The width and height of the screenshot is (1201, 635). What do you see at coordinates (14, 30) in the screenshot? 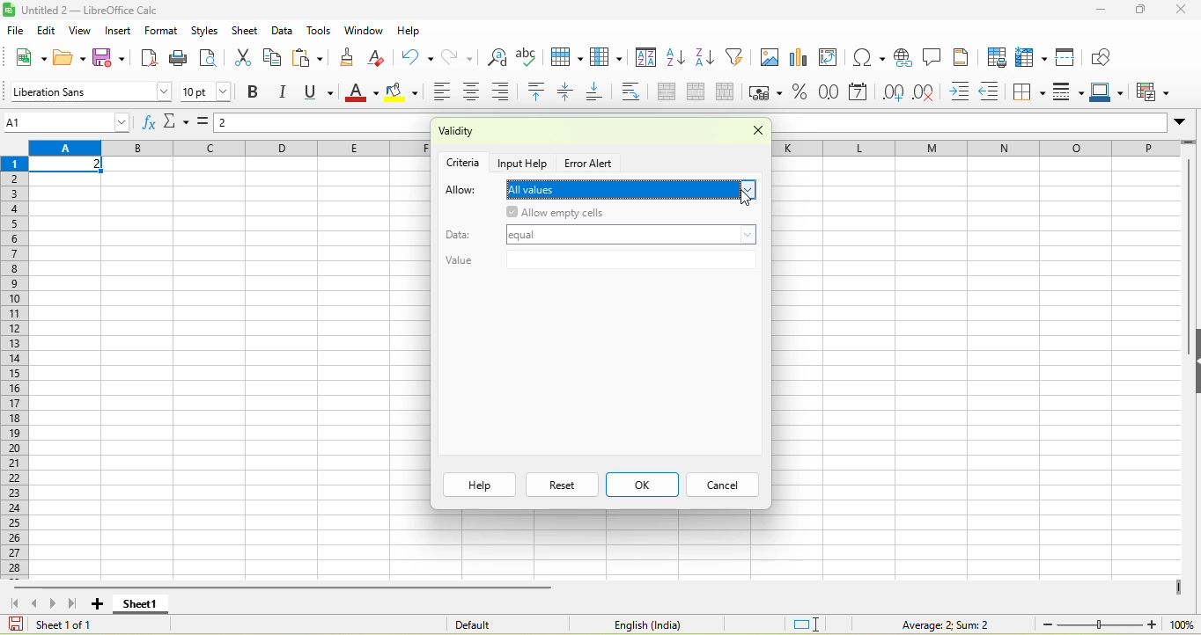
I see `file` at bounding box center [14, 30].